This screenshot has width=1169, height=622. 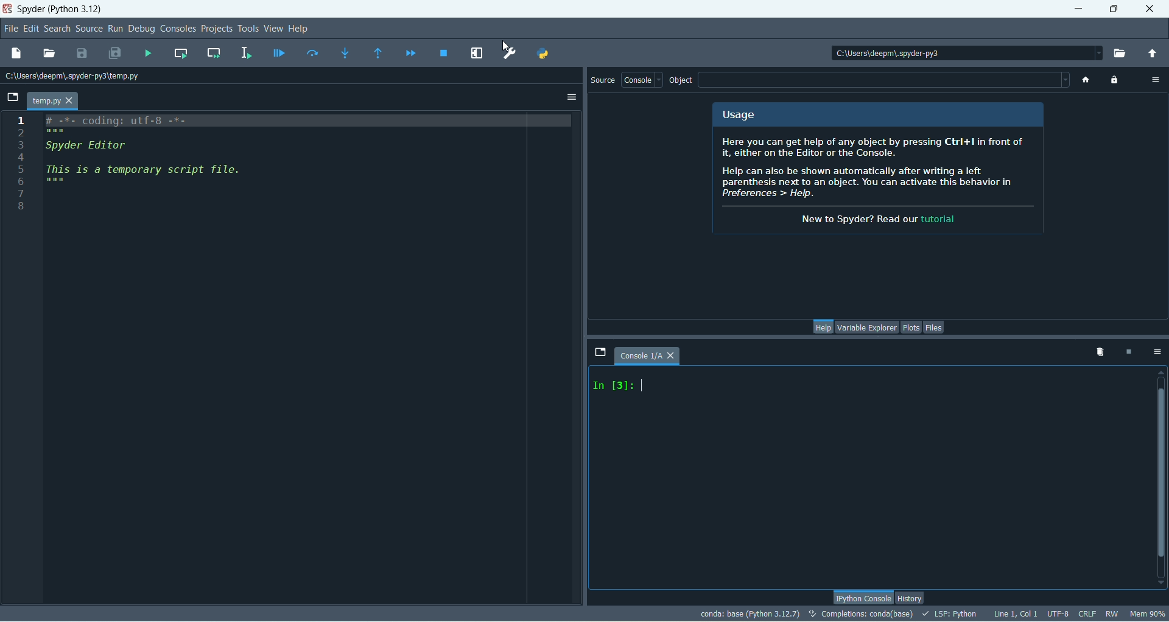 What do you see at coordinates (653, 355) in the screenshot?
I see `console` at bounding box center [653, 355].